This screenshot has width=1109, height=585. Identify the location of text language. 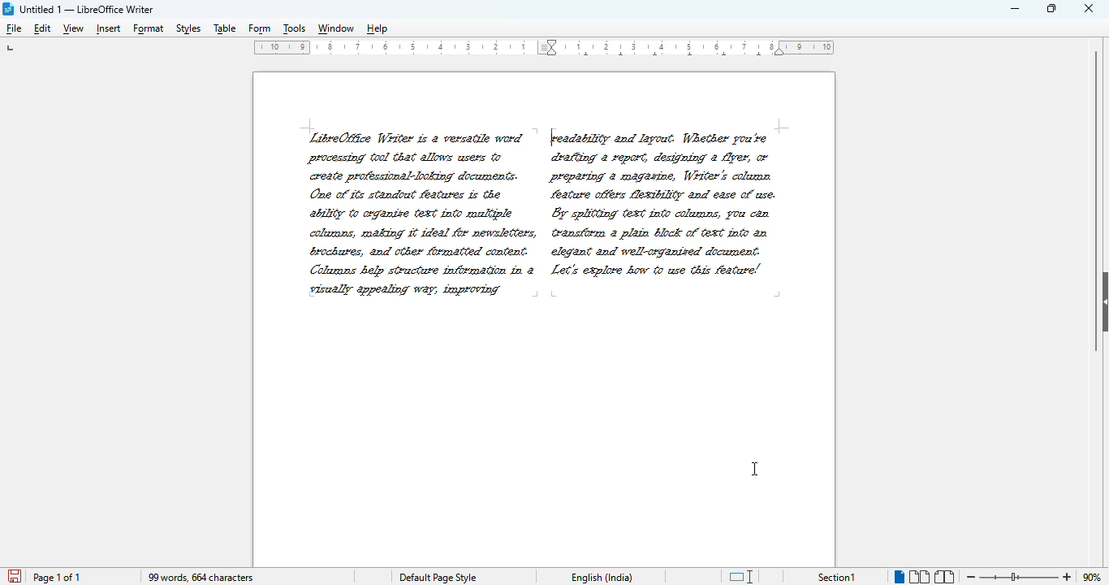
(603, 577).